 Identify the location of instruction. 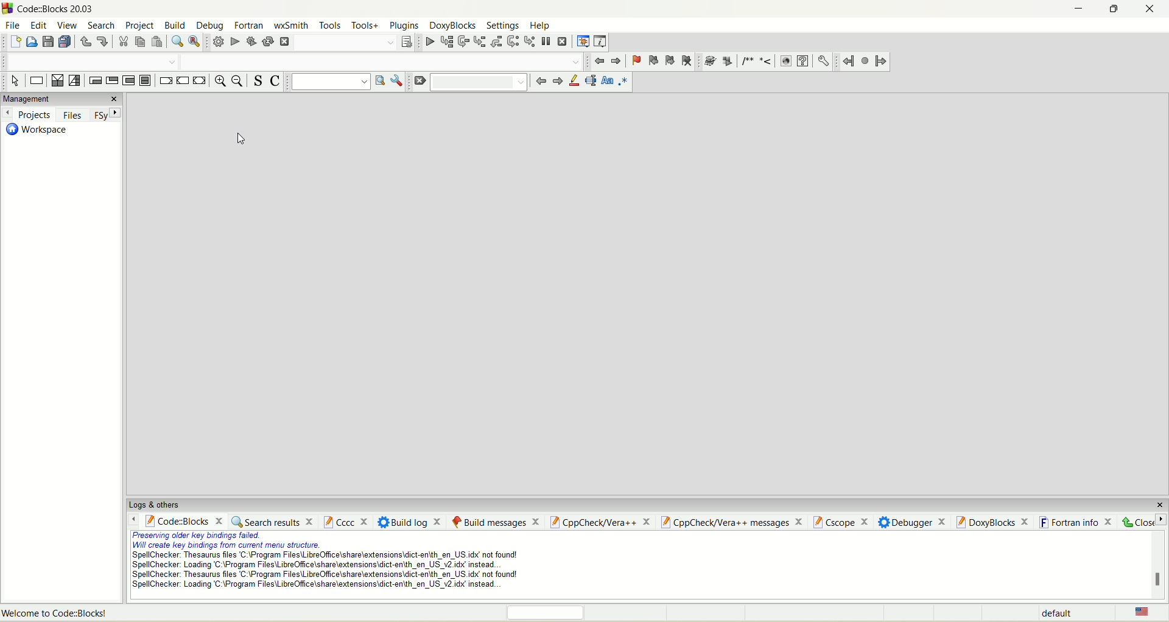
(37, 80).